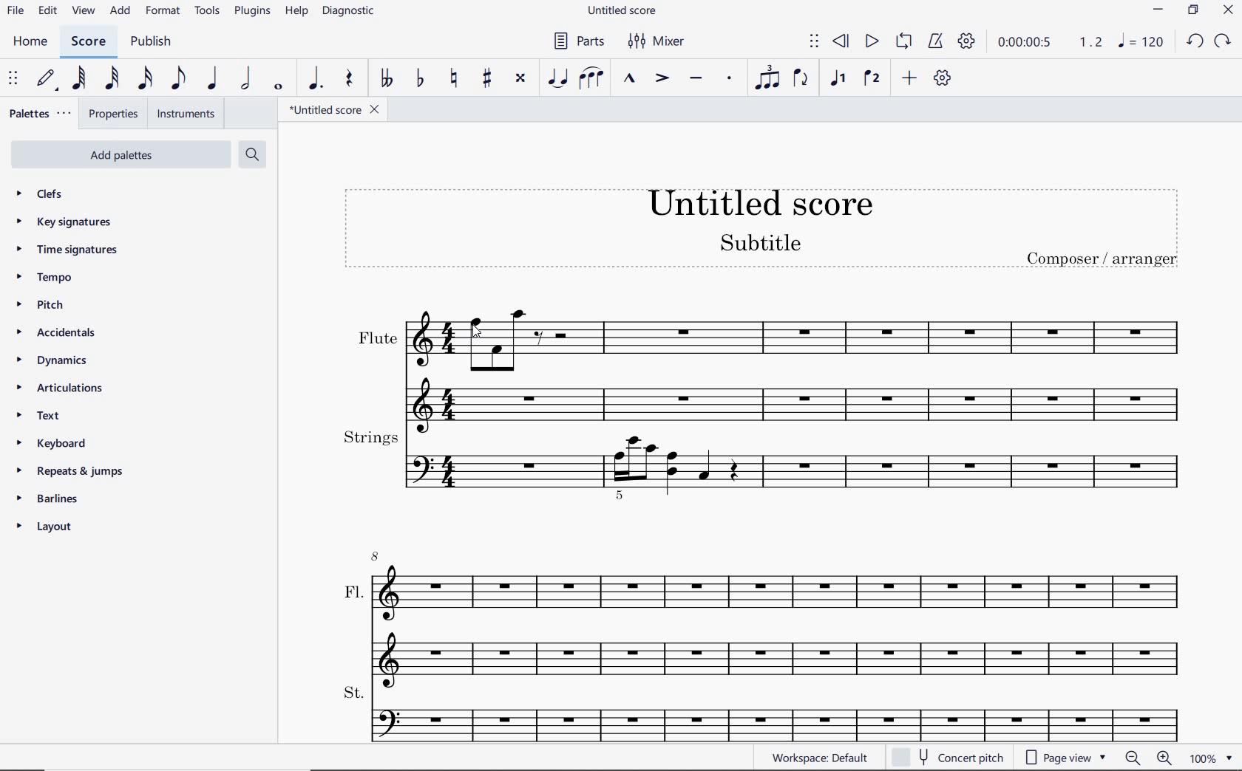 The height and width of the screenshot is (771, 1242). What do you see at coordinates (351, 12) in the screenshot?
I see `DIAGNOSTIC` at bounding box center [351, 12].